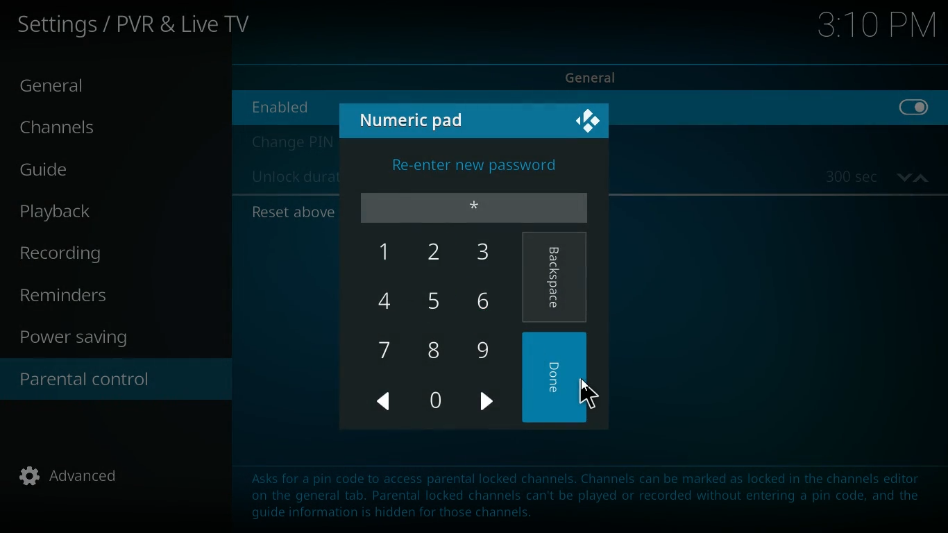 Image resolution: width=948 pixels, height=533 pixels. I want to click on unlock duration, so click(292, 178).